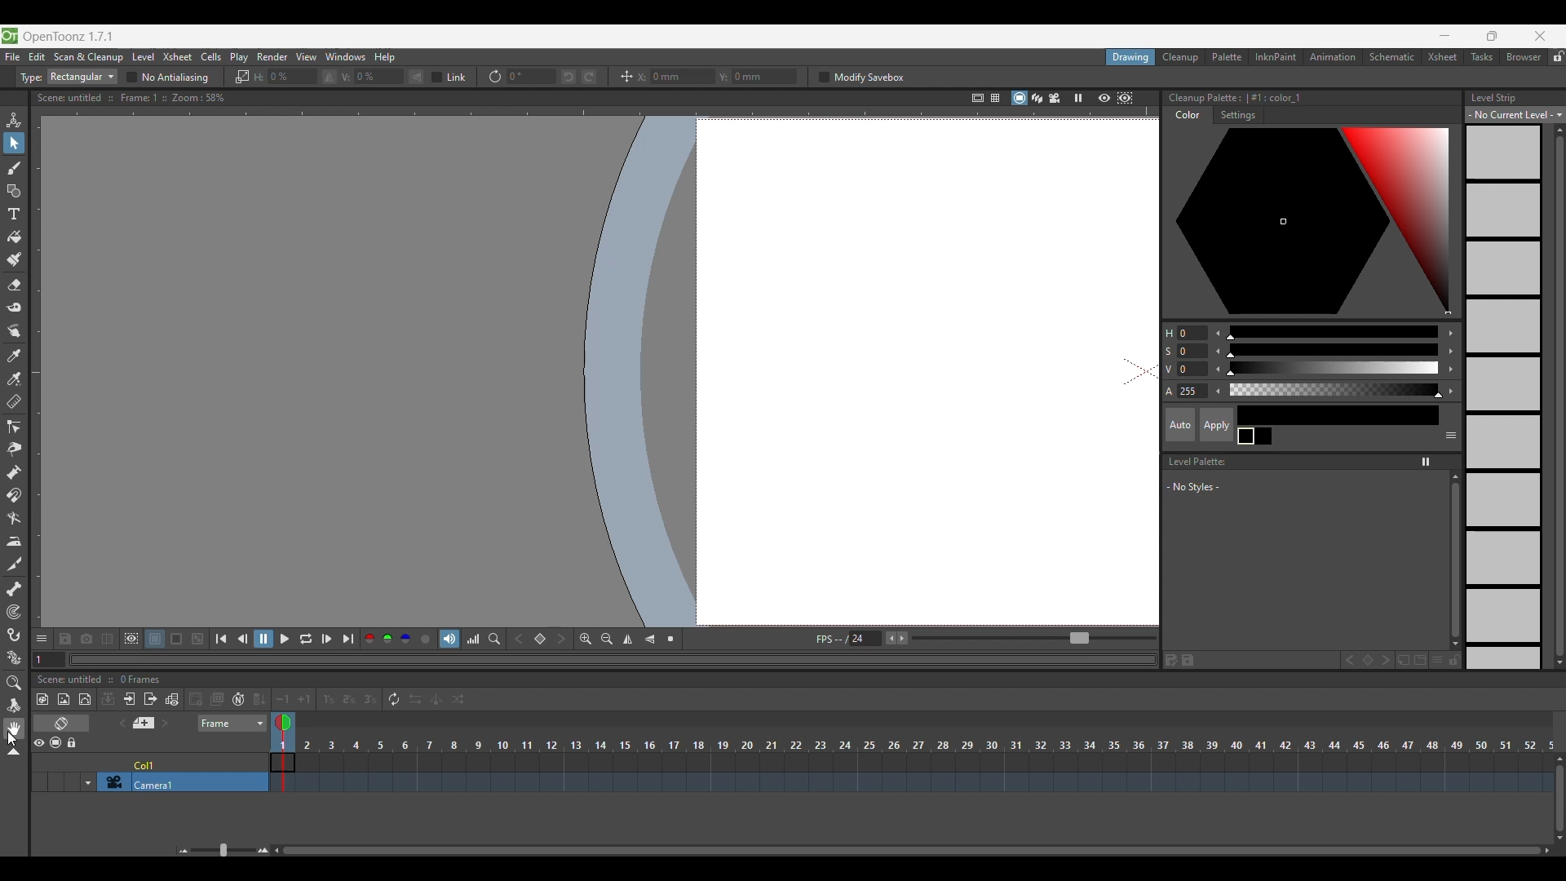 The height and width of the screenshot is (881, 1566). Describe the element at coordinates (85, 699) in the screenshot. I see `New vector level` at that location.